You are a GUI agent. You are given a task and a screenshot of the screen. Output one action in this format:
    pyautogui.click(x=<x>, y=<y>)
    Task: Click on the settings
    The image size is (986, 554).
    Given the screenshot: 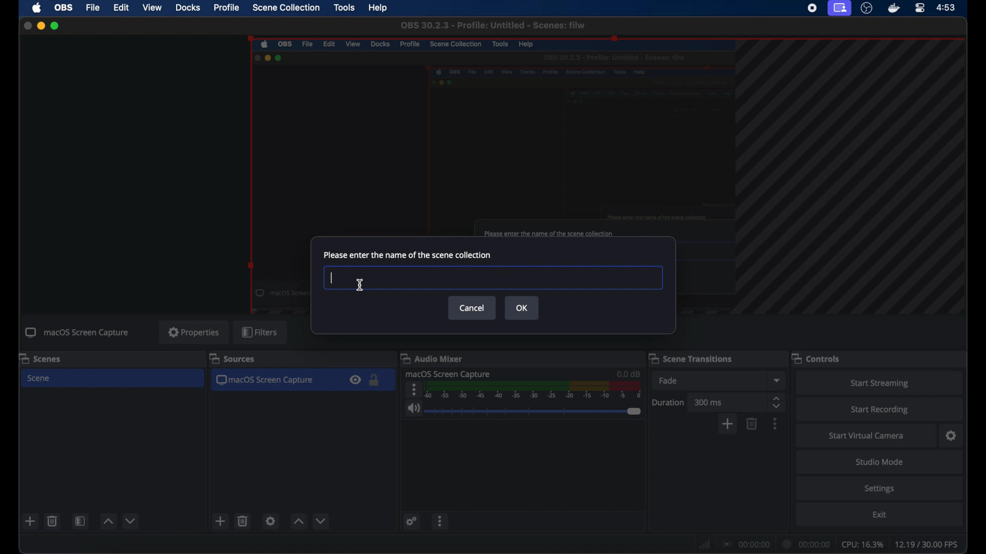 What is the action you would take?
    pyautogui.click(x=411, y=522)
    